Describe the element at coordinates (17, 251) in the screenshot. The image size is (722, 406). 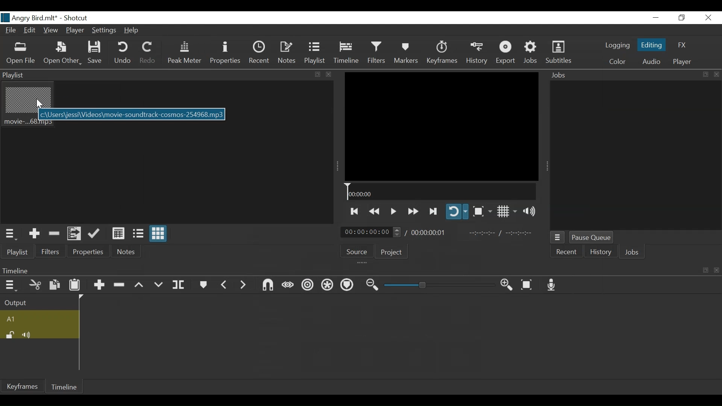
I see `Playlist menu` at that location.